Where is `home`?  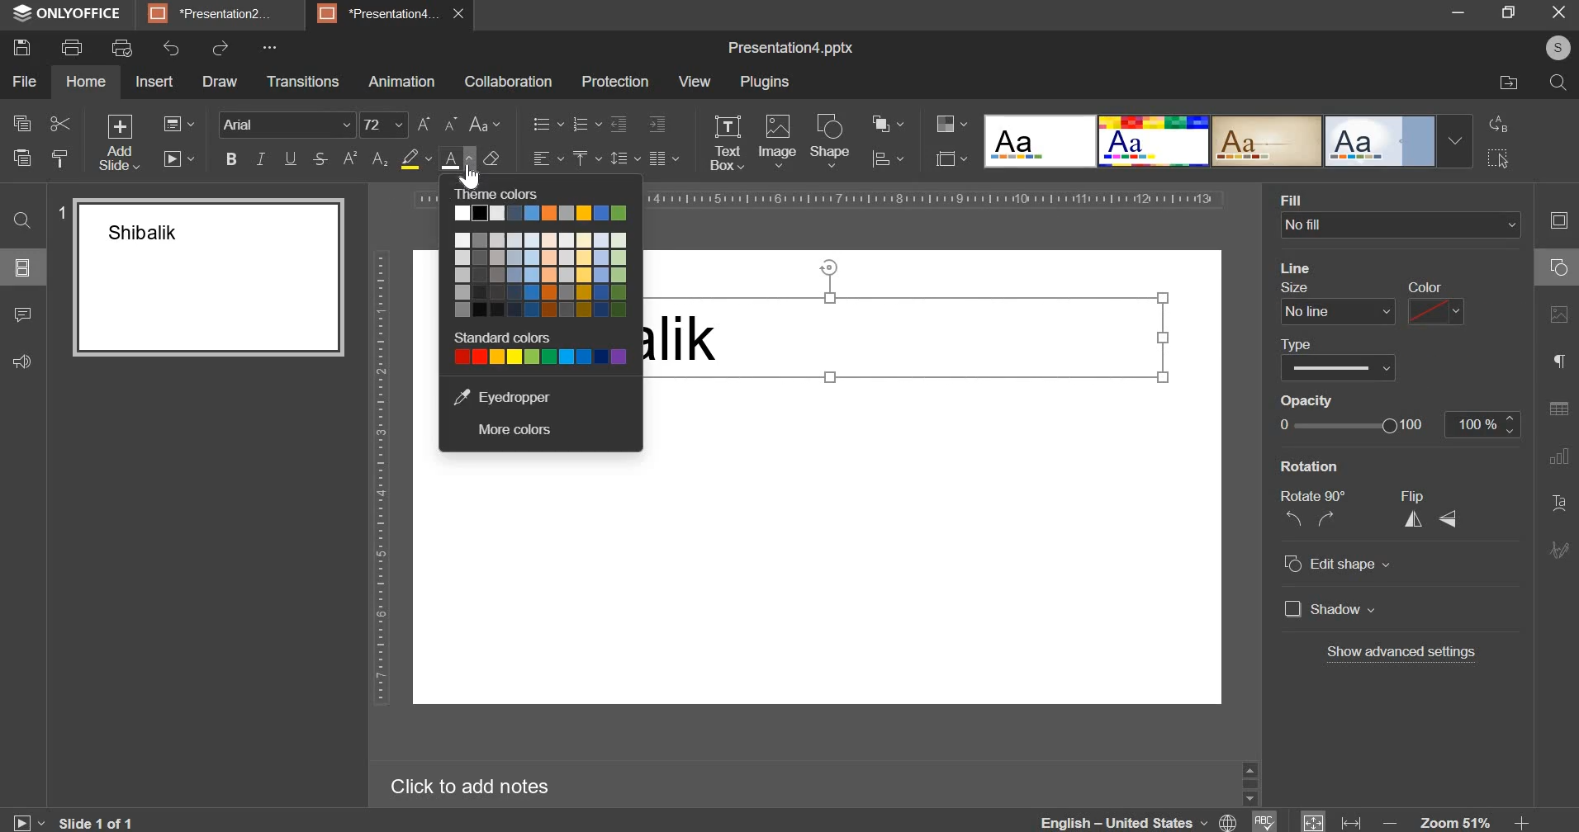 home is located at coordinates (86, 81).